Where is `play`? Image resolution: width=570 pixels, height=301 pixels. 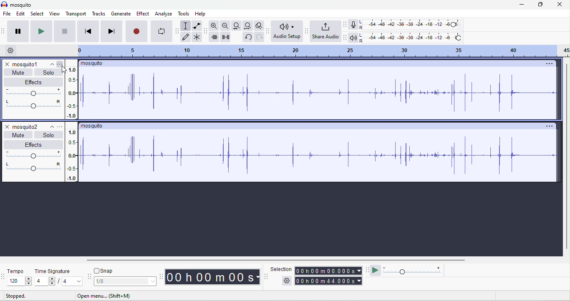 play is located at coordinates (40, 31).